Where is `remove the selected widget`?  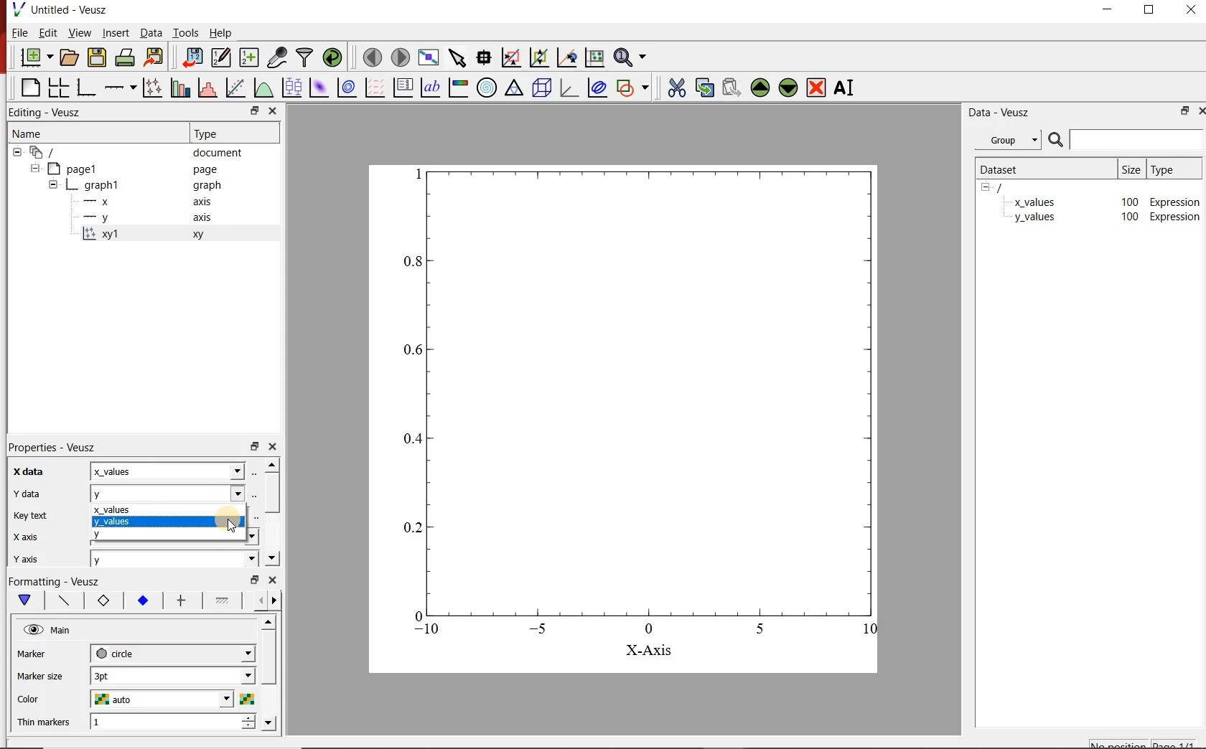
remove the selected widget is located at coordinates (816, 90).